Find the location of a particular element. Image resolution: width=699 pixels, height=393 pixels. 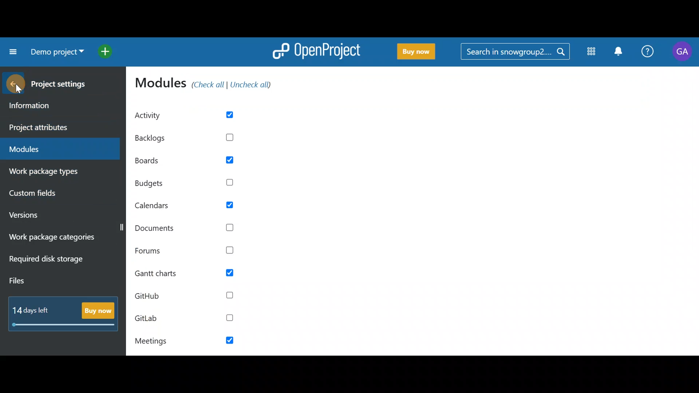

Information is located at coordinates (54, 107).